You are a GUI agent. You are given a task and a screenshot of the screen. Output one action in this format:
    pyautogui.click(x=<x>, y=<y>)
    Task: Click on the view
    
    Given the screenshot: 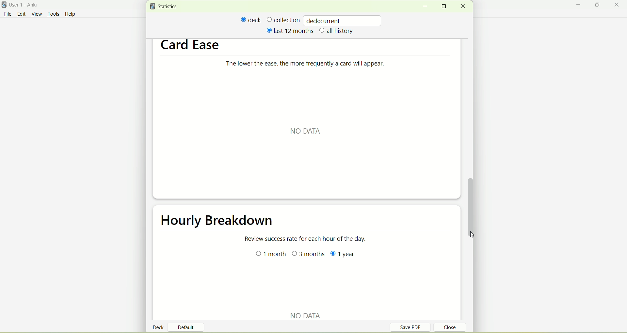 What is the action you would take?
    pyautogui.click(x=38, y=14)
    